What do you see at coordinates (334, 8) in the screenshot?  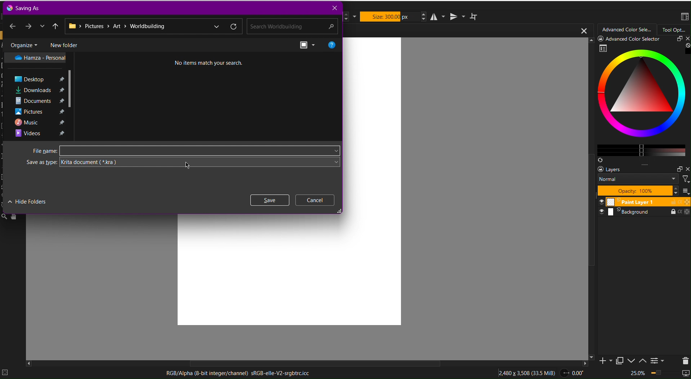 I see `Close` at bounding box center [334, 8].